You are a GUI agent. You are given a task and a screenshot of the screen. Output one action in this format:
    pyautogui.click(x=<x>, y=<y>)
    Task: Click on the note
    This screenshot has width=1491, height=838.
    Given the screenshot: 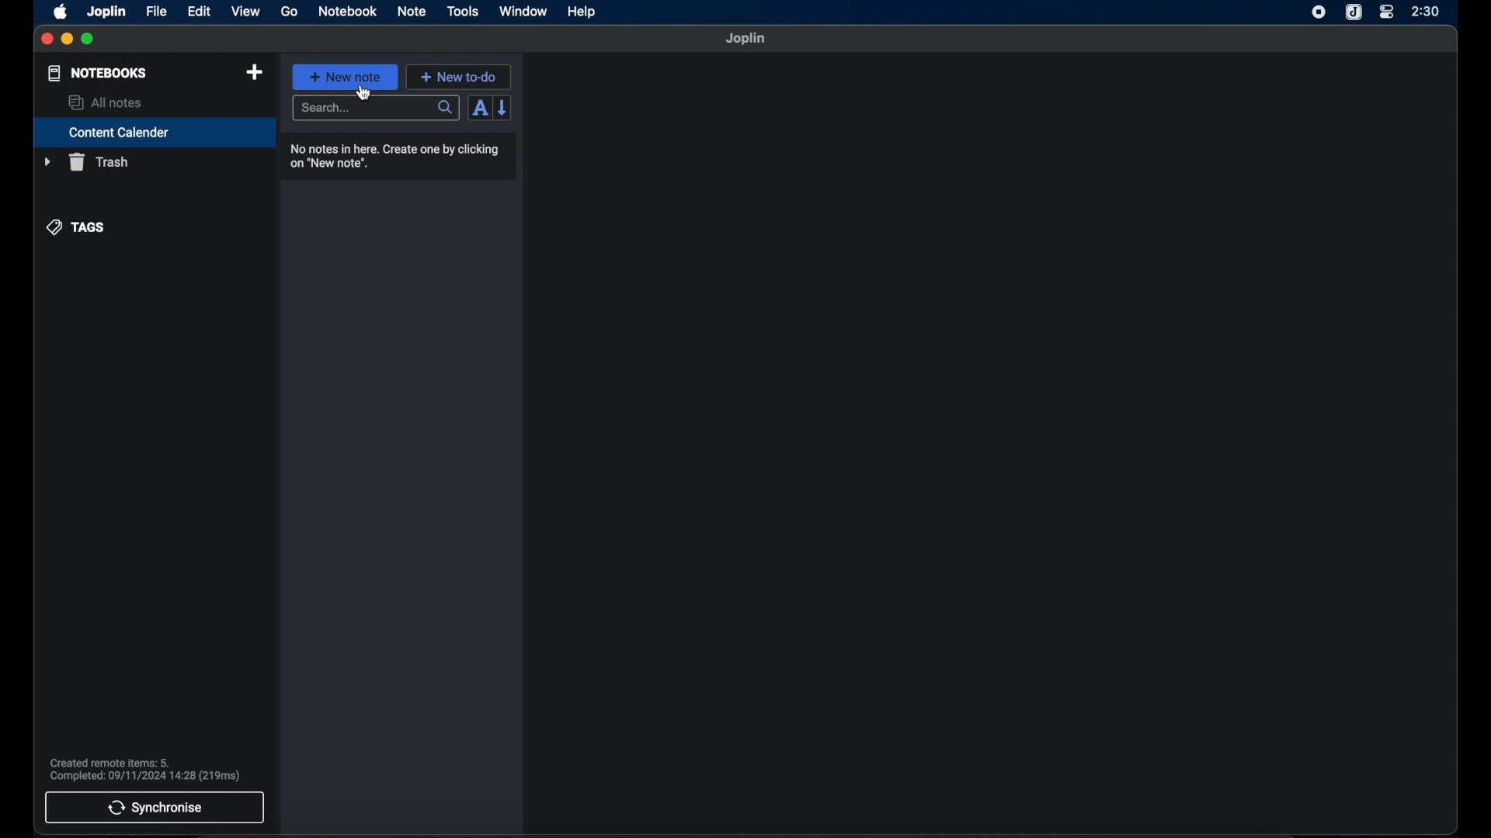 What is the action you would take?
    pyautogui.click(x=412, y=12)
    